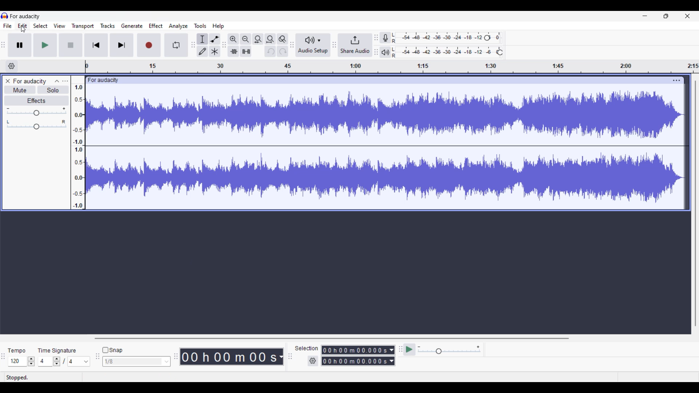 The height and width of the screenshot is (393, 699). Describe the element at coordinates (449, 350) in the screenshot. I see `Scale to change playback speed` at that location.